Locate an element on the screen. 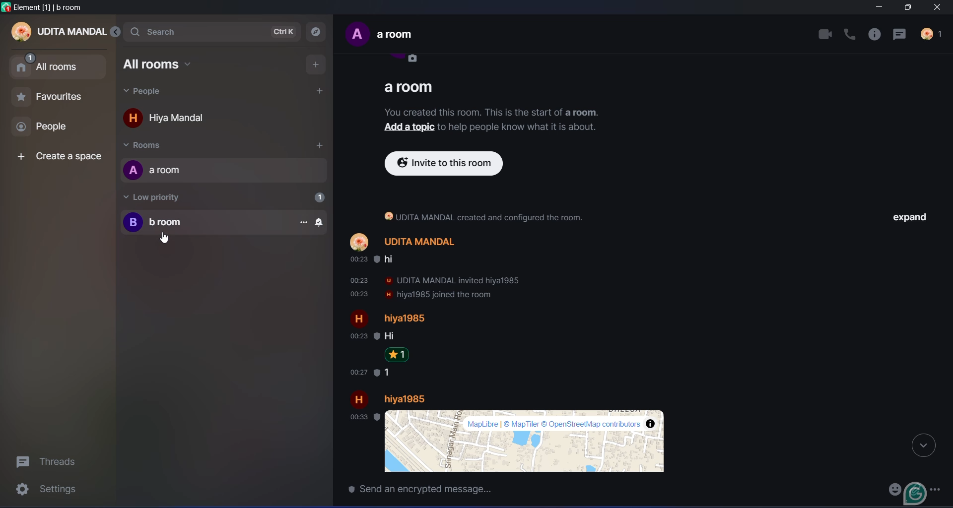  Ctrl K is located at coordinates (285, 32).